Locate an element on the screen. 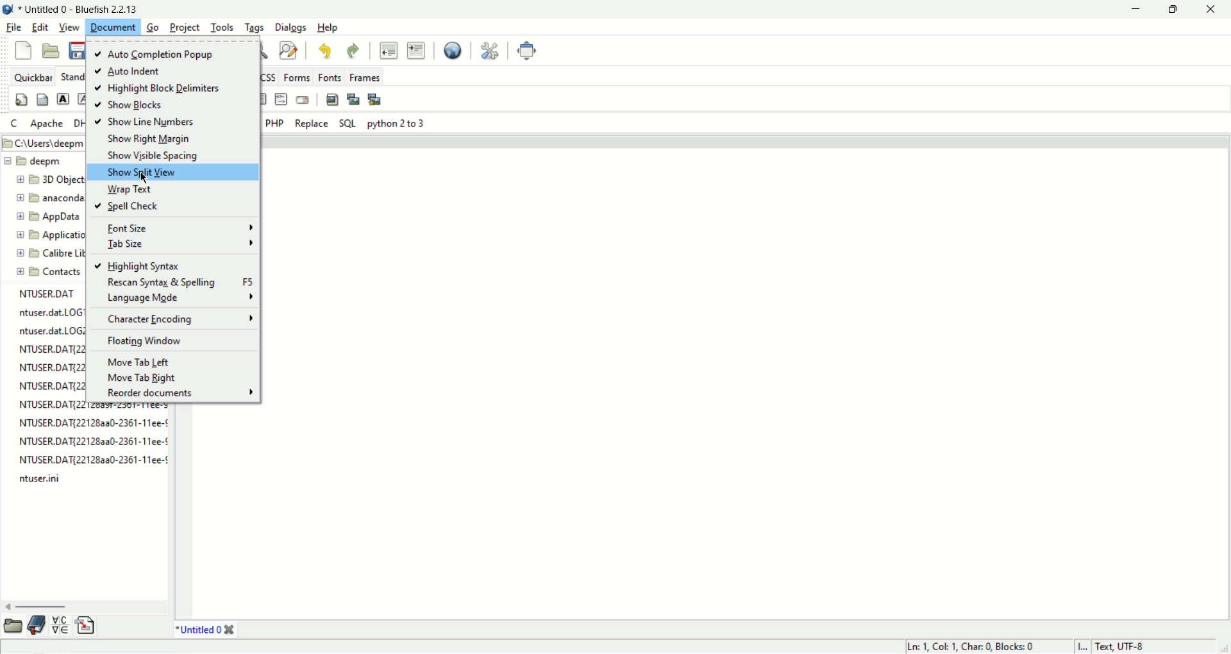 The width and height of the screenshot is (1231, 654). quick settings is located at coordinates (22, 101).